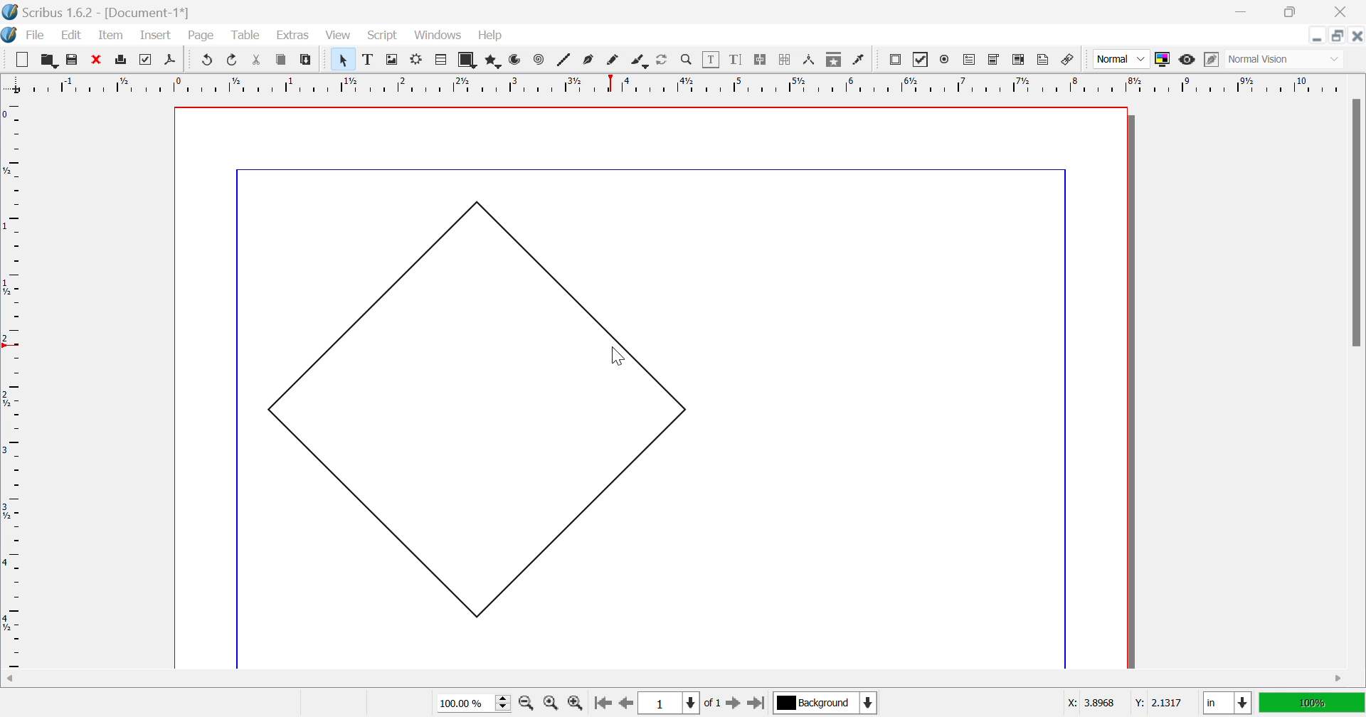 This screenshot has width=1366, height=717. I want to click on PDF List box, so click(1019, 59).